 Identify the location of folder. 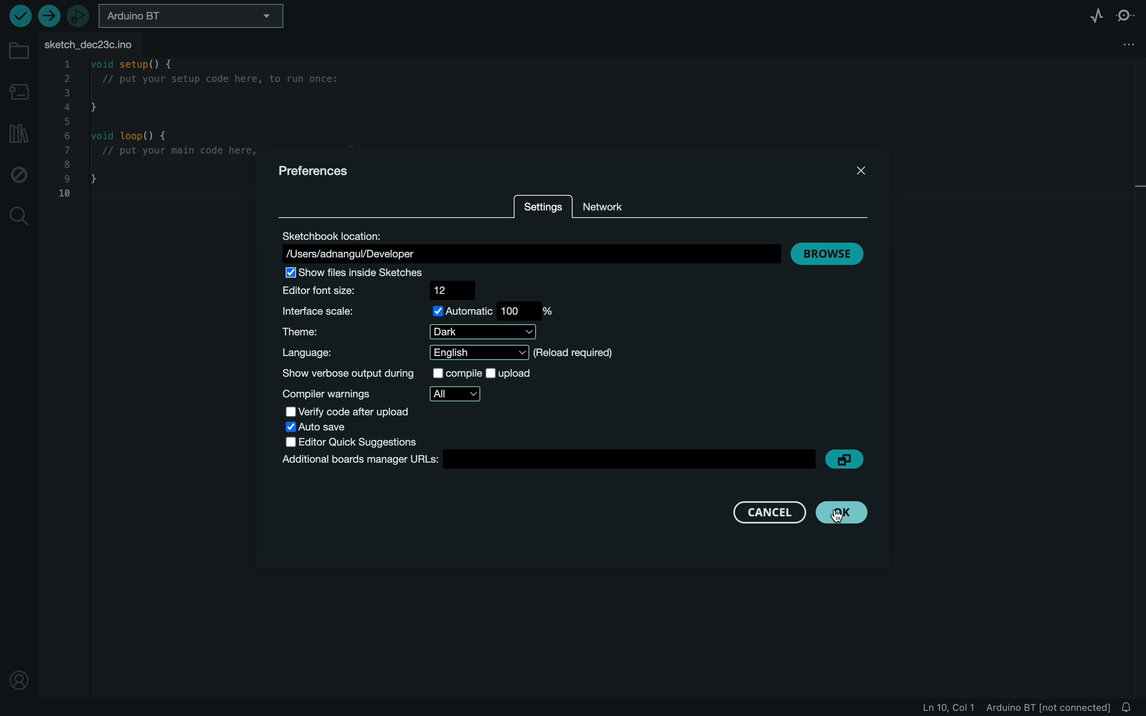
(18, 51).